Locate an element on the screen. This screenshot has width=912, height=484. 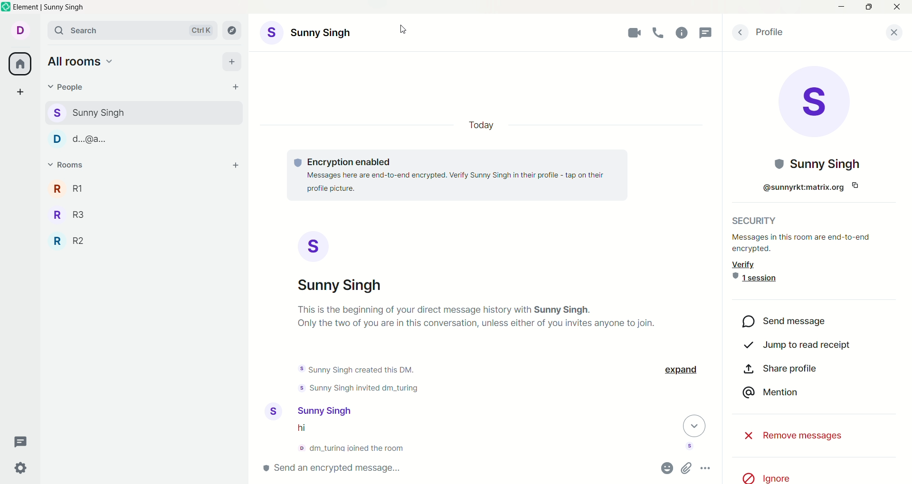
account is located at coordinates (307, 411).